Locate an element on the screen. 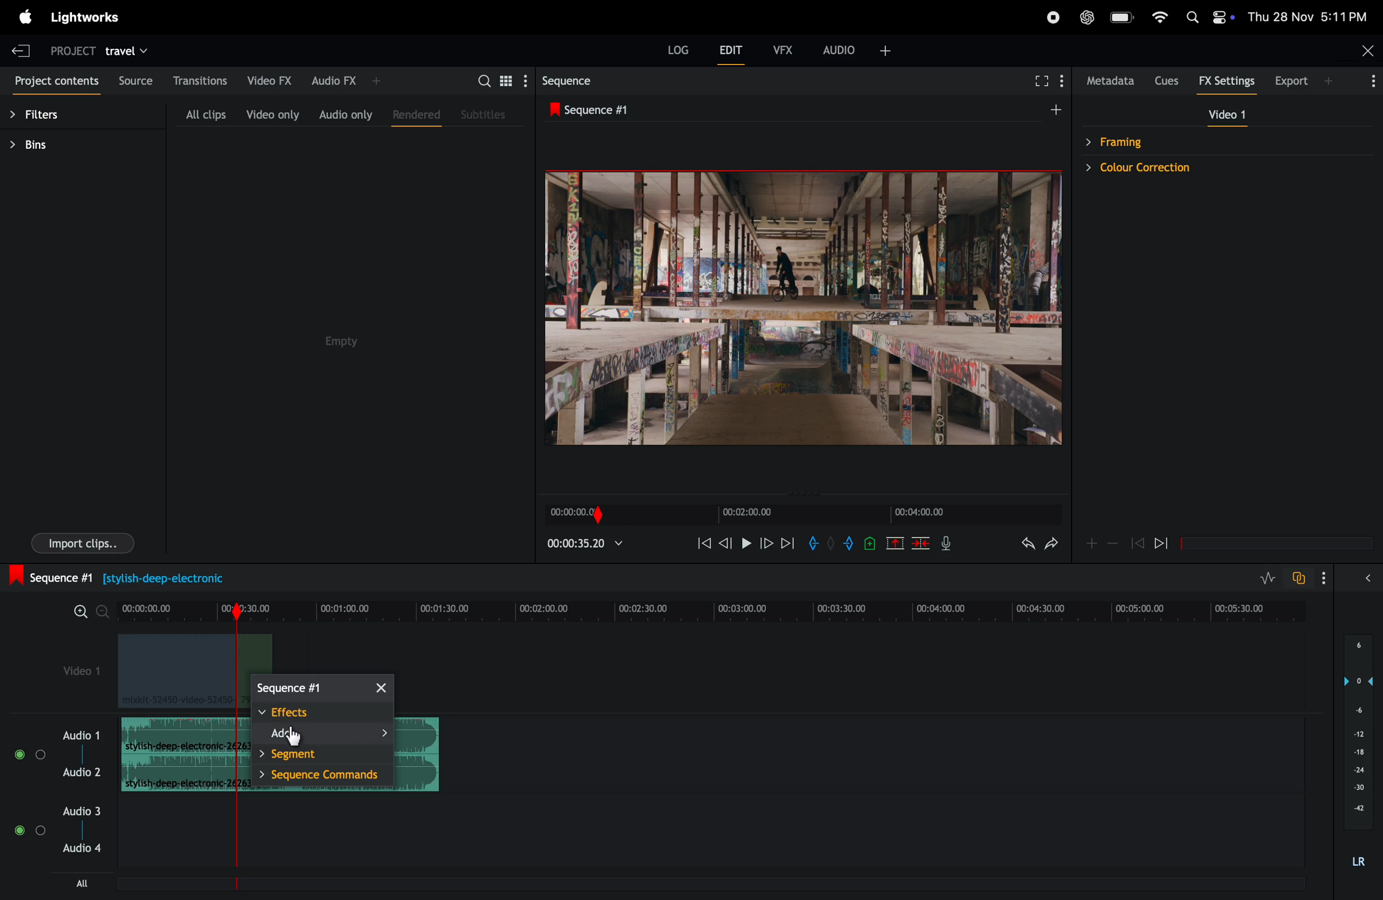 The width and height of the screenshot is (1383, 900). toggle betweeen list view is located at coordinates (507, 81).